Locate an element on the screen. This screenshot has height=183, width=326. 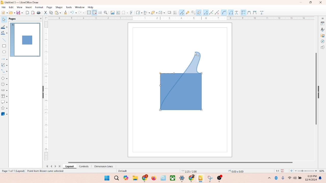
image is located at coordinates (112, 12).